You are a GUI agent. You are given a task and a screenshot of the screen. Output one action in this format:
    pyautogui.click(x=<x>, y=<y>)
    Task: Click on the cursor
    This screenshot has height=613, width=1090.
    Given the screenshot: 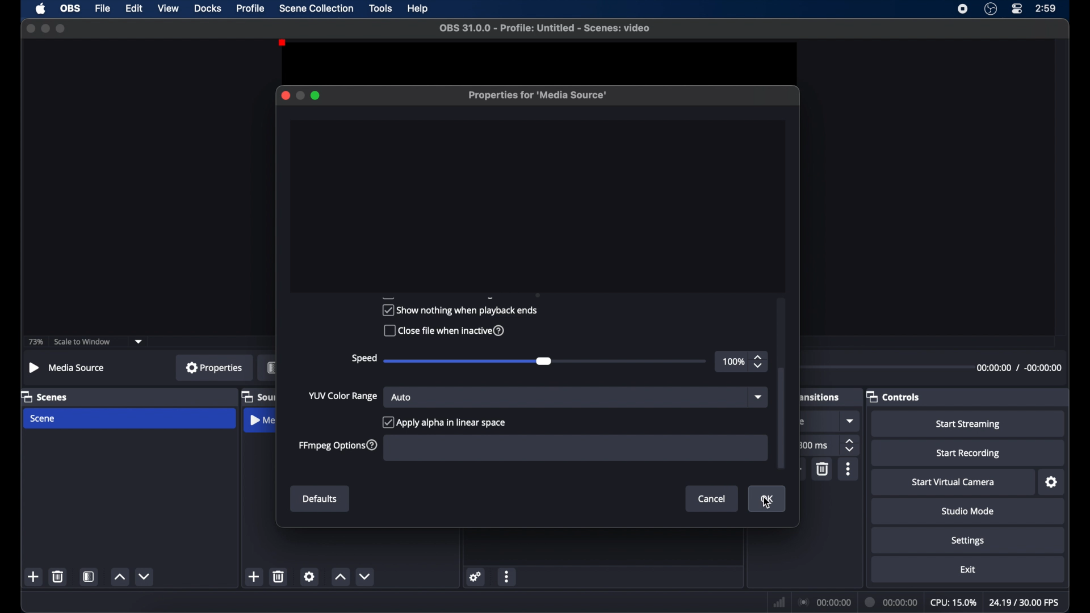 What is the action you would take?
    pyautogui.click(x=769, y=503)
    